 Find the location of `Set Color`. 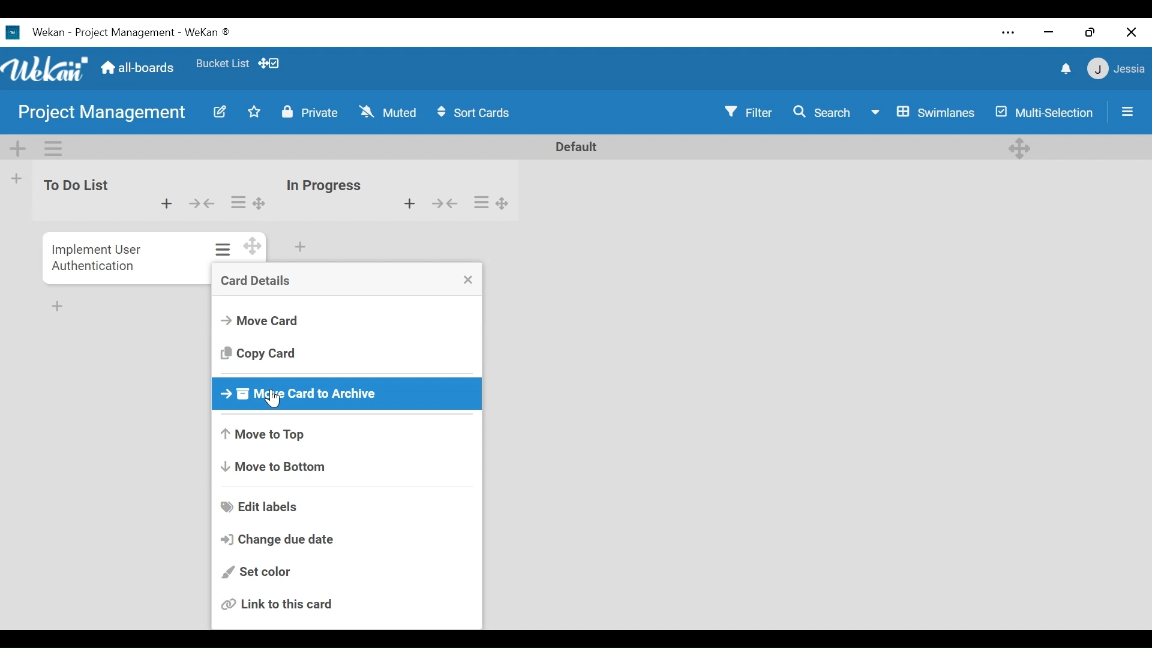

Set Color is located at coordinates (254, 573).